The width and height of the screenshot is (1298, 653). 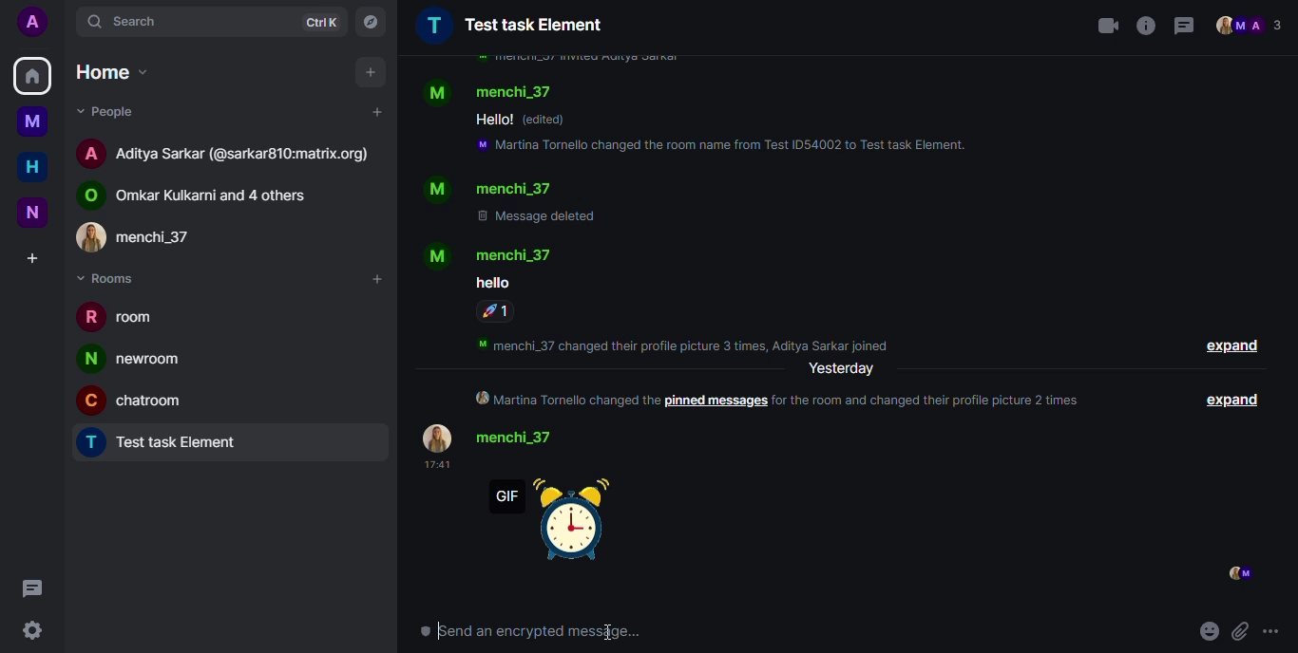 What do you see at coordinates (557, 521) in the screenshot?
I see `gif` at bounding box center [557, 521].